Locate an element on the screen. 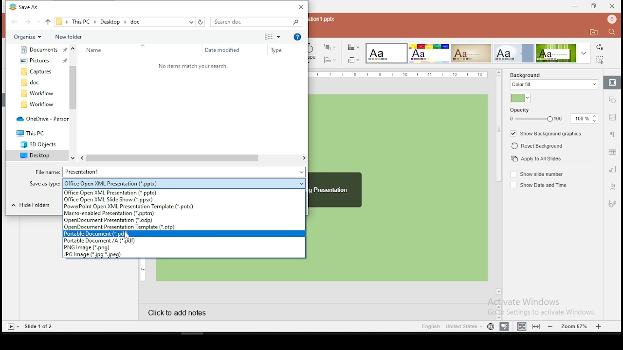 The width and height of the screenshot is (623, 350). Scrollbar is located at coordinates (498, 311).